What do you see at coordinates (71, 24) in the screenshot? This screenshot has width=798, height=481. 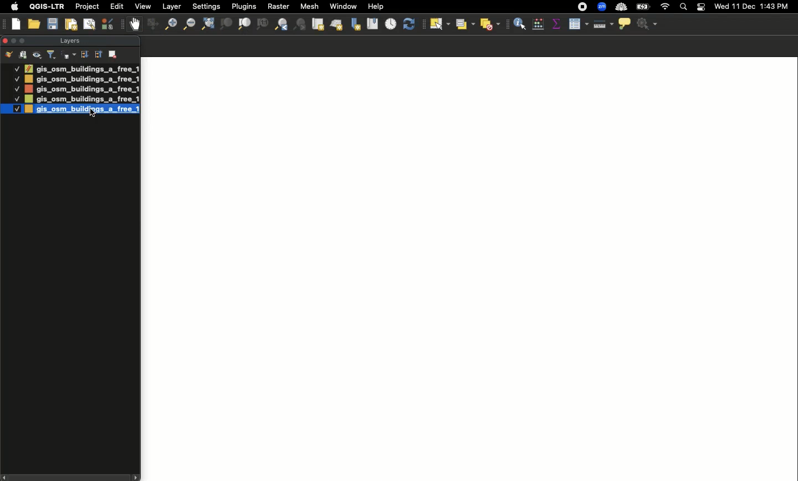 I see `New printout layer ` at bounding box center [71, 24].